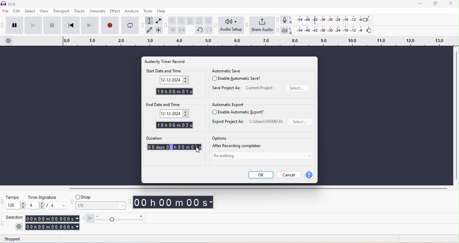 Image resolution: width=459 pixels, height=243 pixels. I want to click on fit project to width, so click(200, 21).